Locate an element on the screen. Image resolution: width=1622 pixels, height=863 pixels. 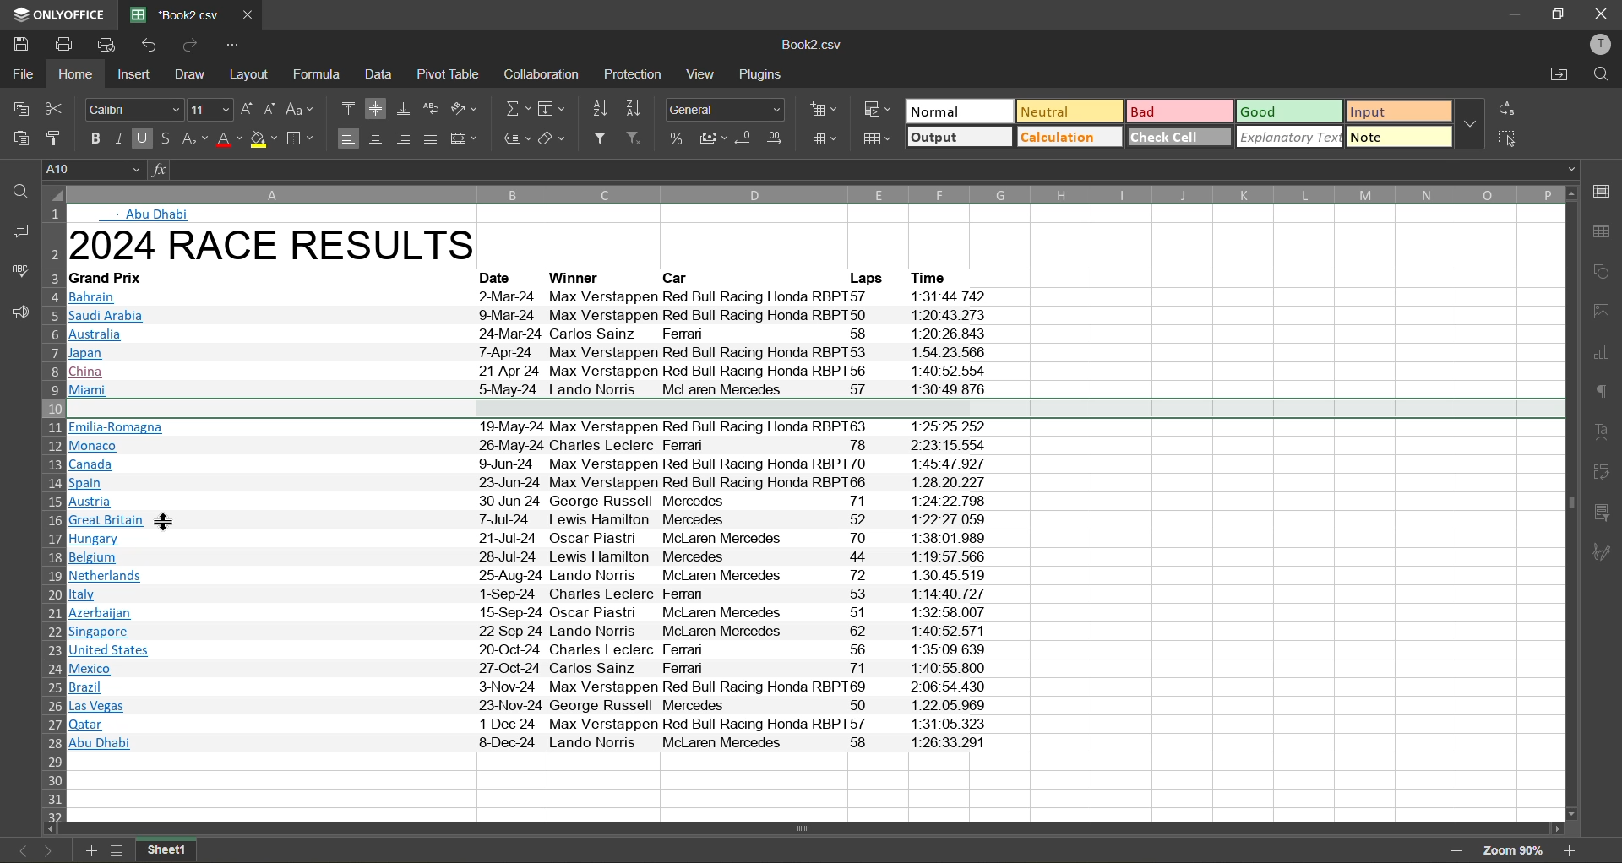
Spain 23-Jun-24 Max Verstappen Red Bull Racing Honda RBPT66 1:28:20.227 is located at coordinates (528, 483).